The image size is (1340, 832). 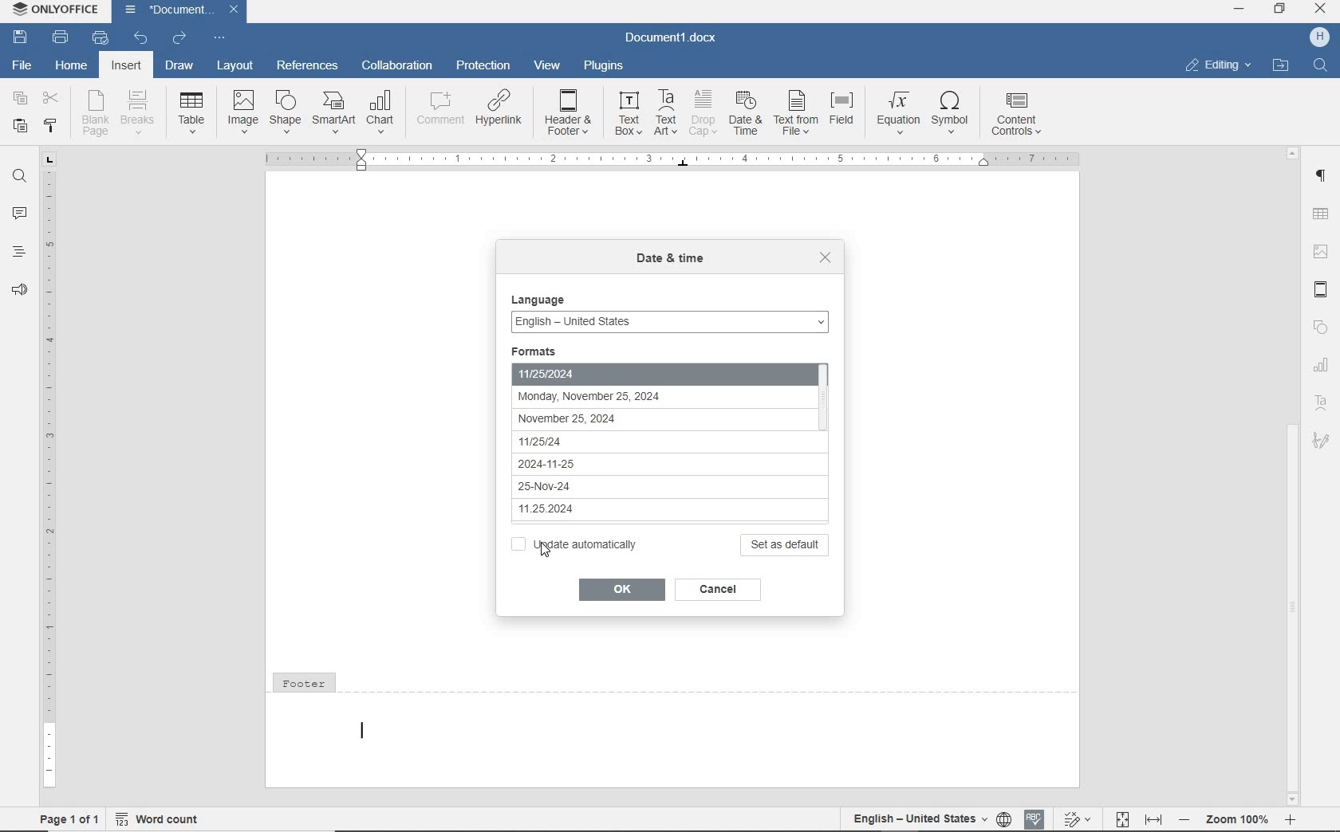 I want to click on chart, so click(x=382, y=110).